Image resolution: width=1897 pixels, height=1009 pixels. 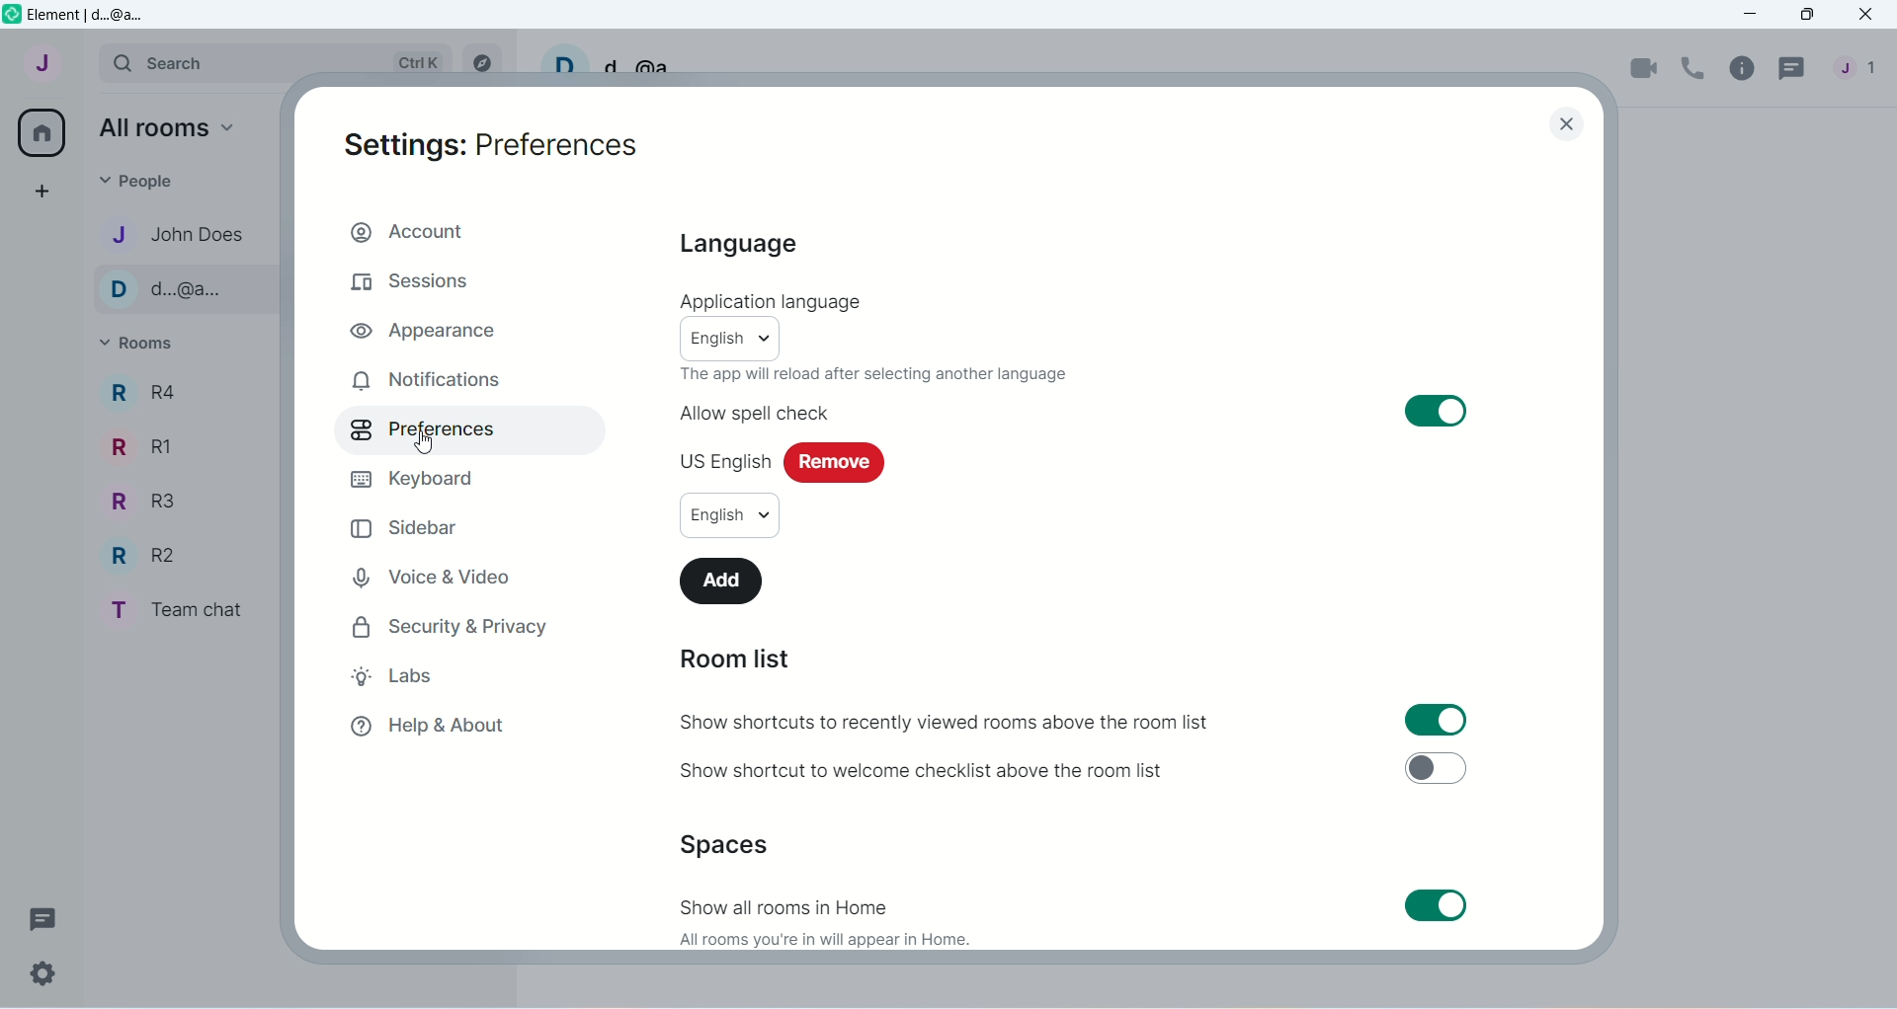 I want to click on Create a space, so click(x=35, y=189).